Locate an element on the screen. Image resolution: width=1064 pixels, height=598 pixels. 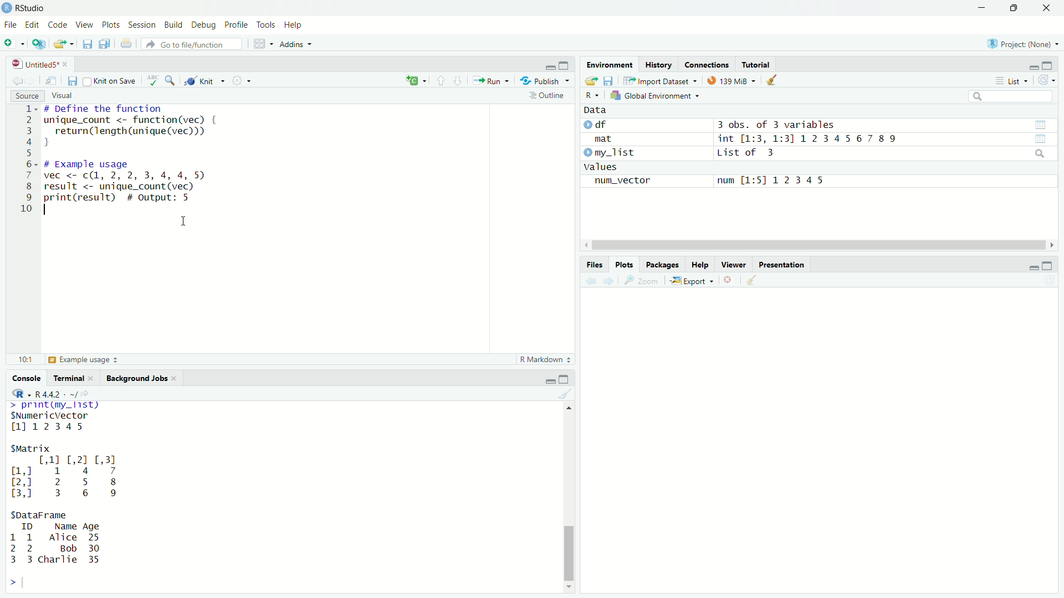
Session is located at coordinates (142, 24).